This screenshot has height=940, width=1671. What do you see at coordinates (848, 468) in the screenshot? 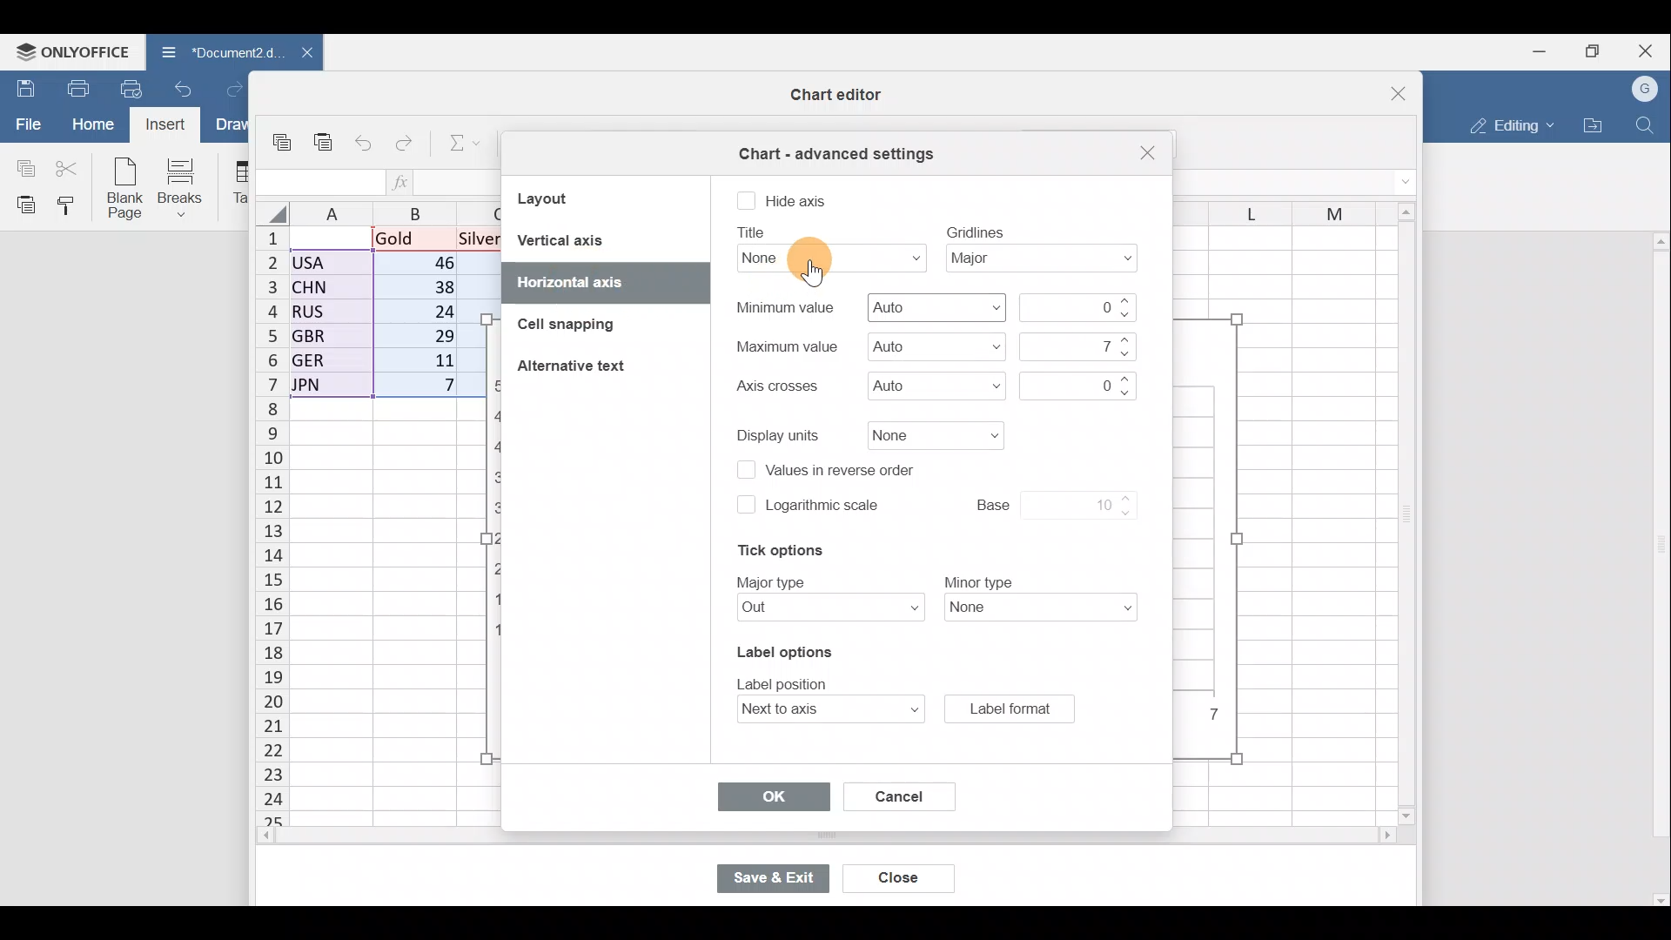
I see `Values in reverse order` at bounding box center [848, 468].